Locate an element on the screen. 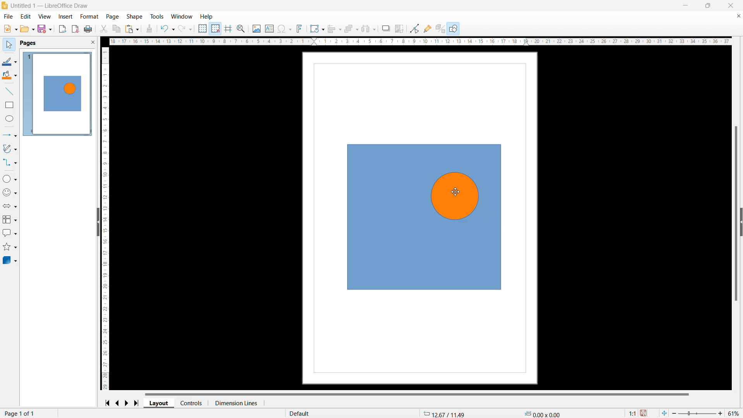 Image resolution: width=743 pixels, height=418 pixels. connectors is located at coordinates (10, 162).